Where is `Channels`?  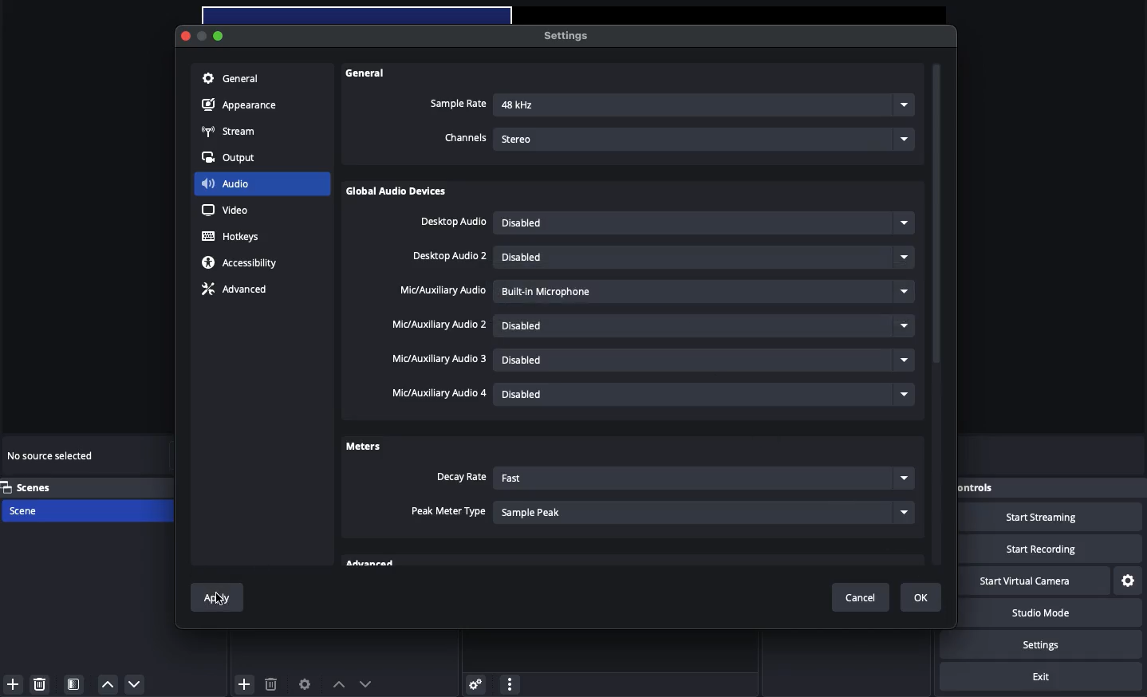
Channels is located at coordinates (466, 139).